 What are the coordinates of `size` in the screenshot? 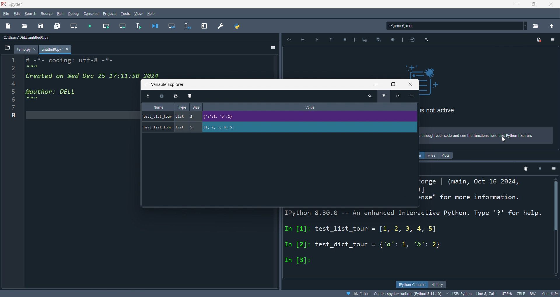 It's located at (196, 108).